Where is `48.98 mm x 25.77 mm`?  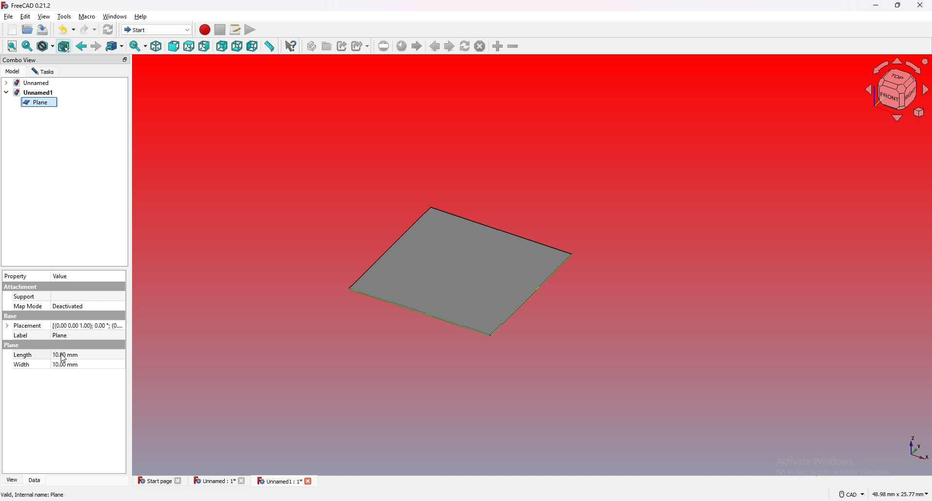
48.98 mm x 25.77 mm is located at coordinates (901, 495).